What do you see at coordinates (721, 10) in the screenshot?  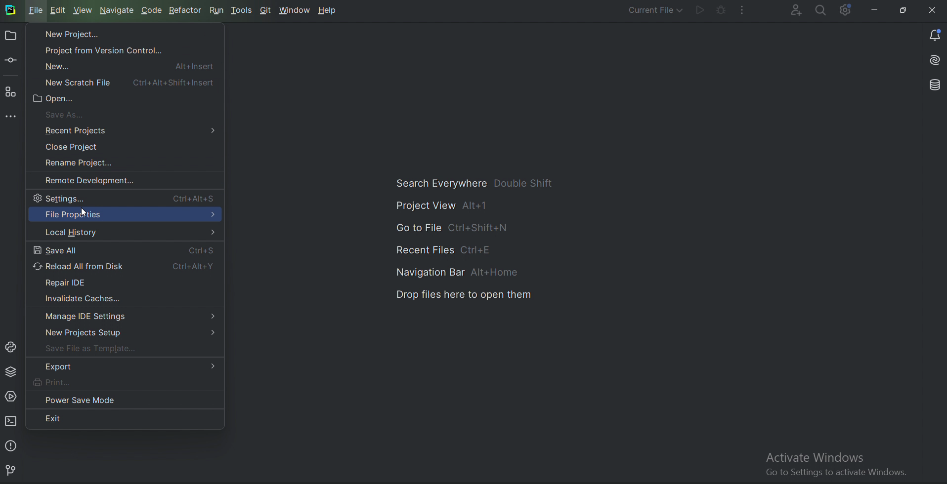 I see `Debug` at bounding box center [721, 10].